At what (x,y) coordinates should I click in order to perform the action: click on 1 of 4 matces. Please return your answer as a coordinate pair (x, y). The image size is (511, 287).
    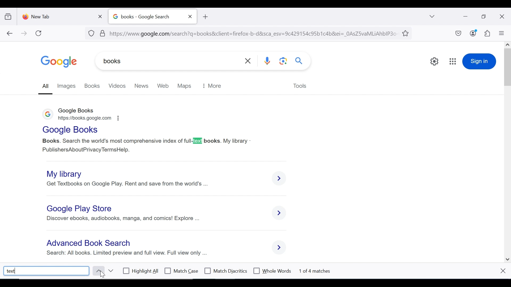
    Looking at the image, I should click on (316, 271).